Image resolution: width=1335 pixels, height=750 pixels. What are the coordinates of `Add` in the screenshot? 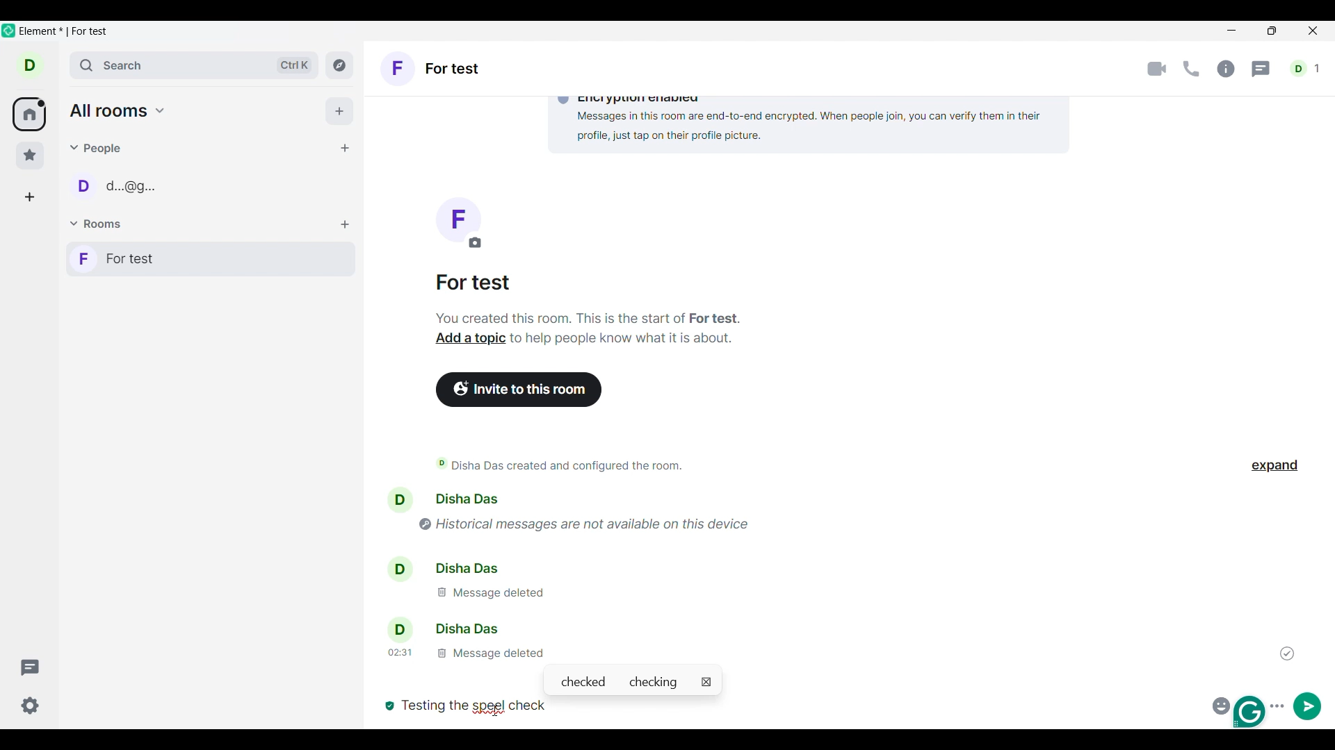 It's located at (339, 111).